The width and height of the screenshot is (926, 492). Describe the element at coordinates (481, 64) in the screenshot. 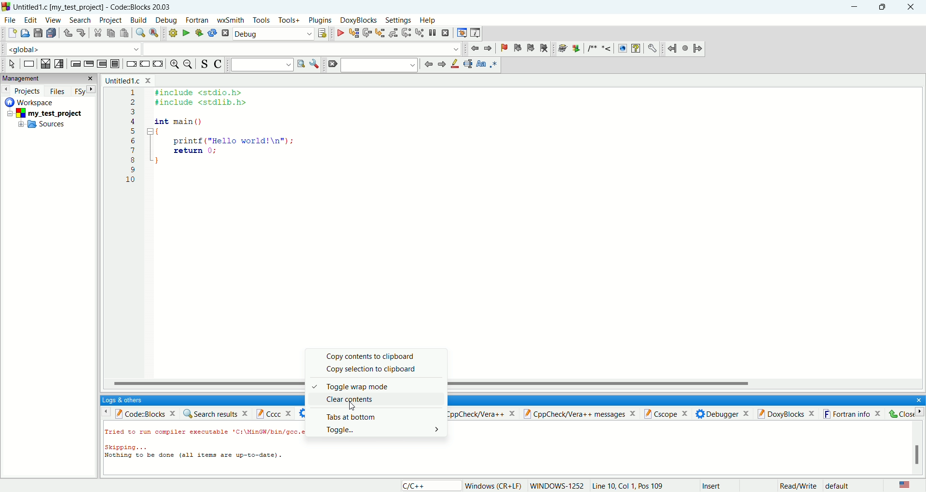

I see `match case` at that location.